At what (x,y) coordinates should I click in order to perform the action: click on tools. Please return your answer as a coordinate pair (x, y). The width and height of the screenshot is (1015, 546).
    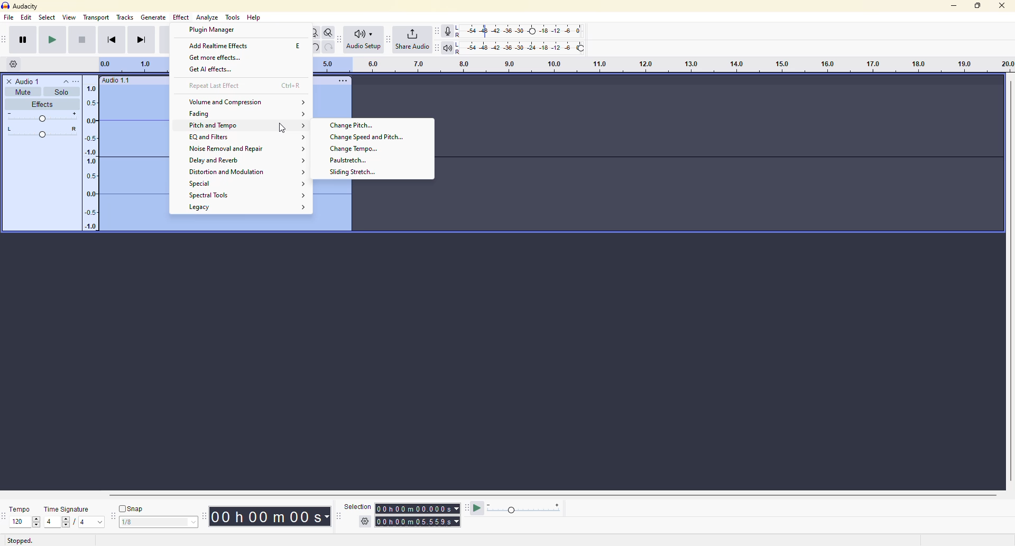
    Looking at the image, I should click on (232, 17).